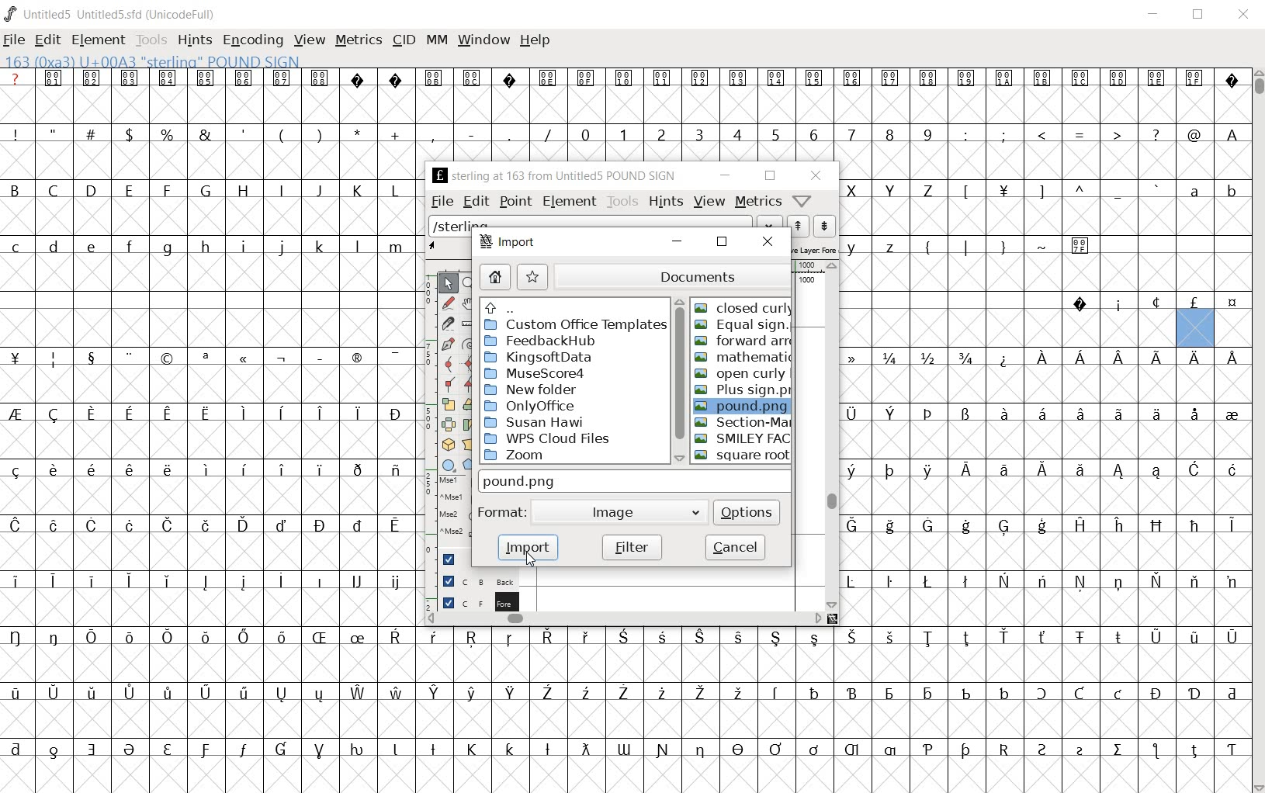 The height and width of the screenshot is (793, 1265). I want to click on f, so click(129, 249).